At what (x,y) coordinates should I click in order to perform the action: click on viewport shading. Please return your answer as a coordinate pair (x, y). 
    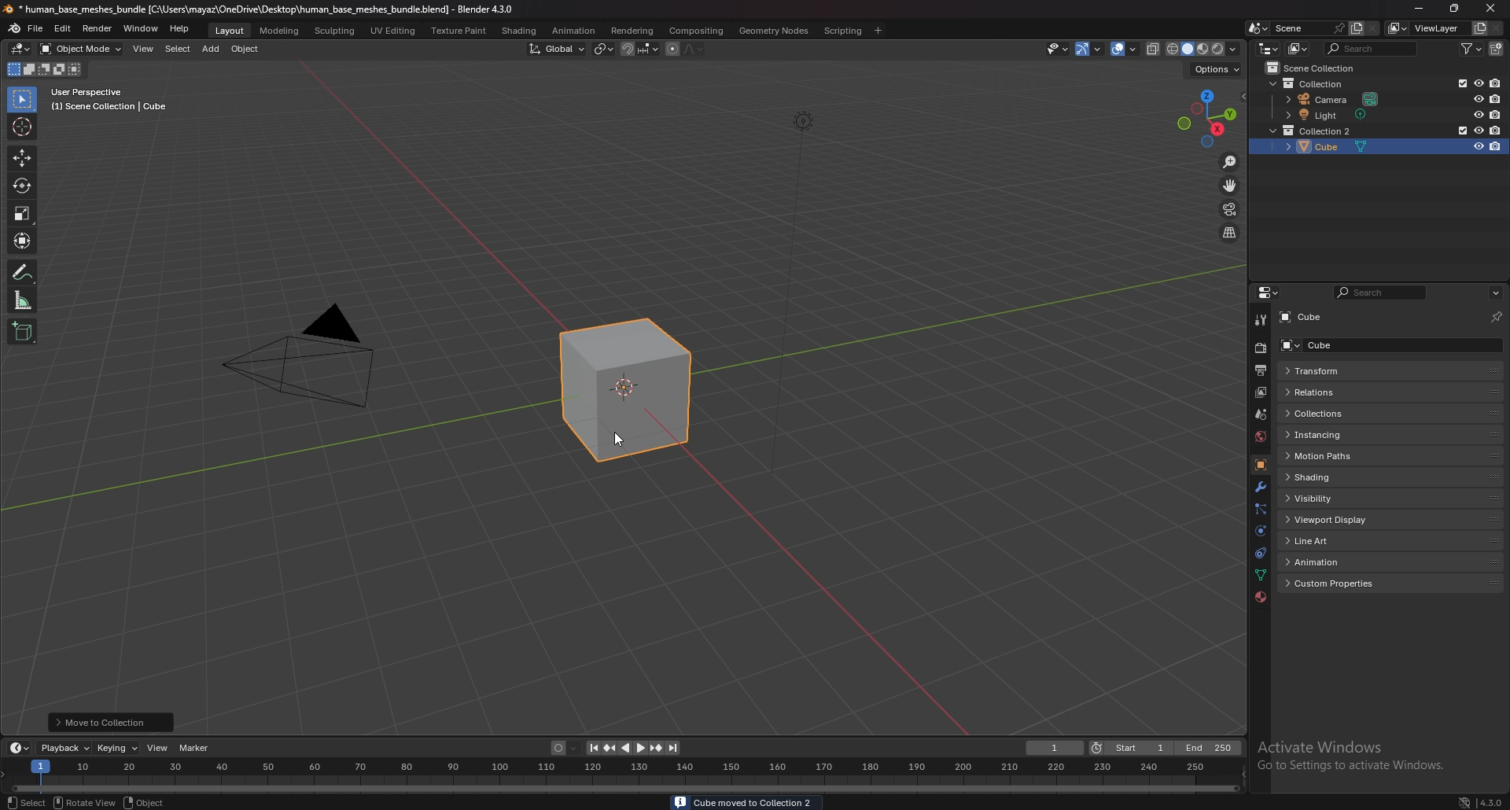
    Looking at the image, I should click on (1195, 48).